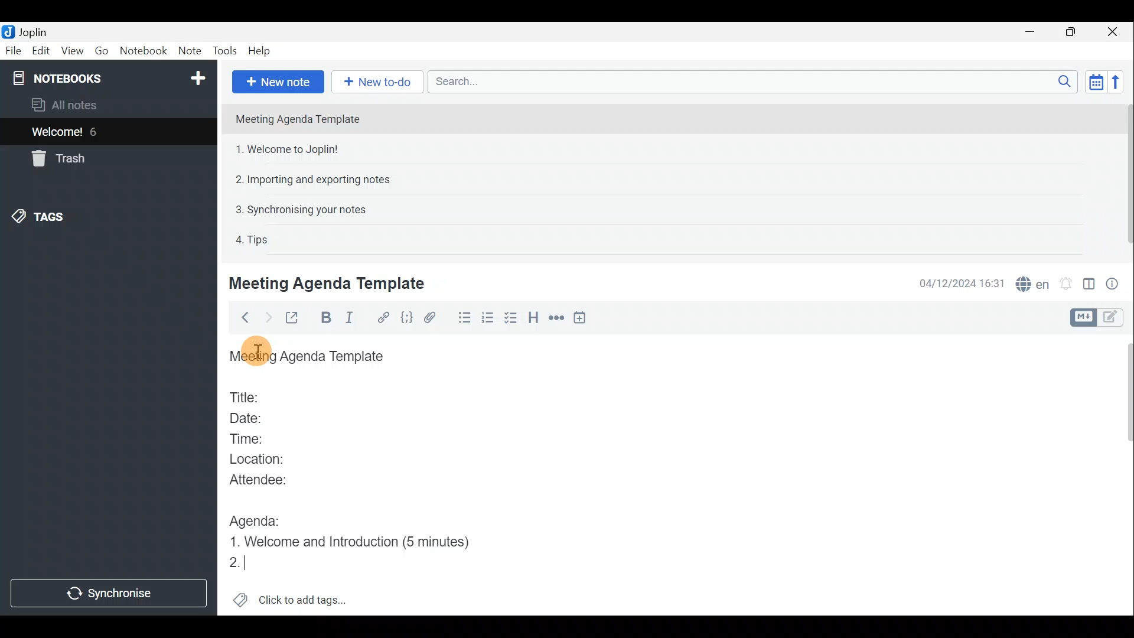  I want to click on Minimise, so click(1032, 31).